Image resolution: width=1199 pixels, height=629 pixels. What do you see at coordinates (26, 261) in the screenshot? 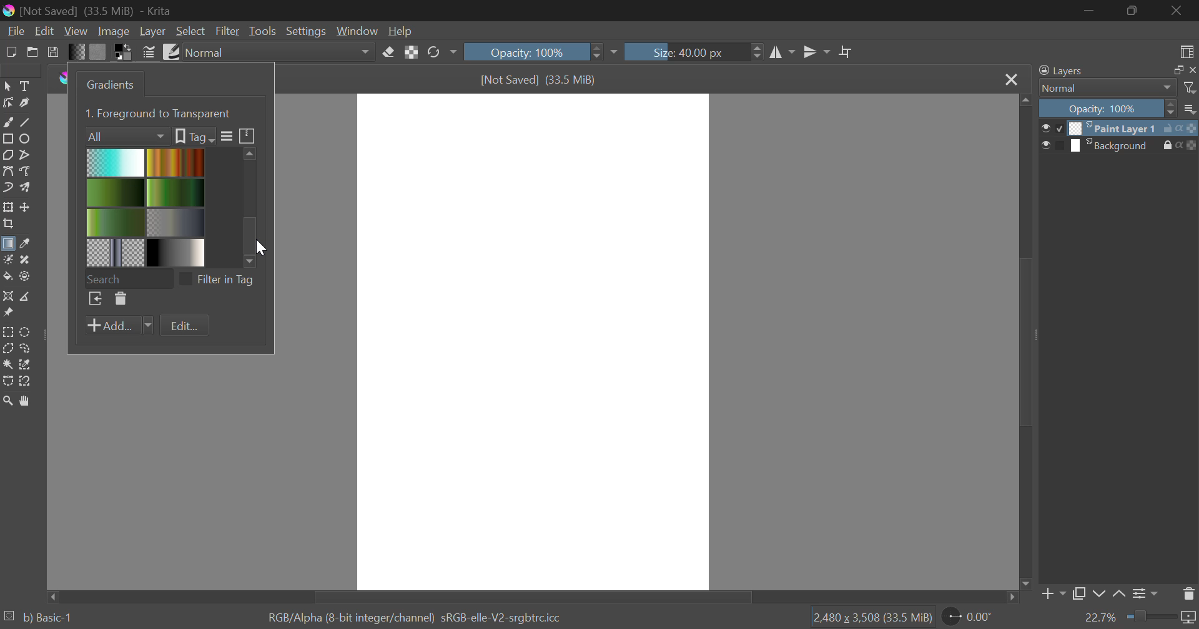
I see `Smart Patch Tool` at bounding box center [26, 261].